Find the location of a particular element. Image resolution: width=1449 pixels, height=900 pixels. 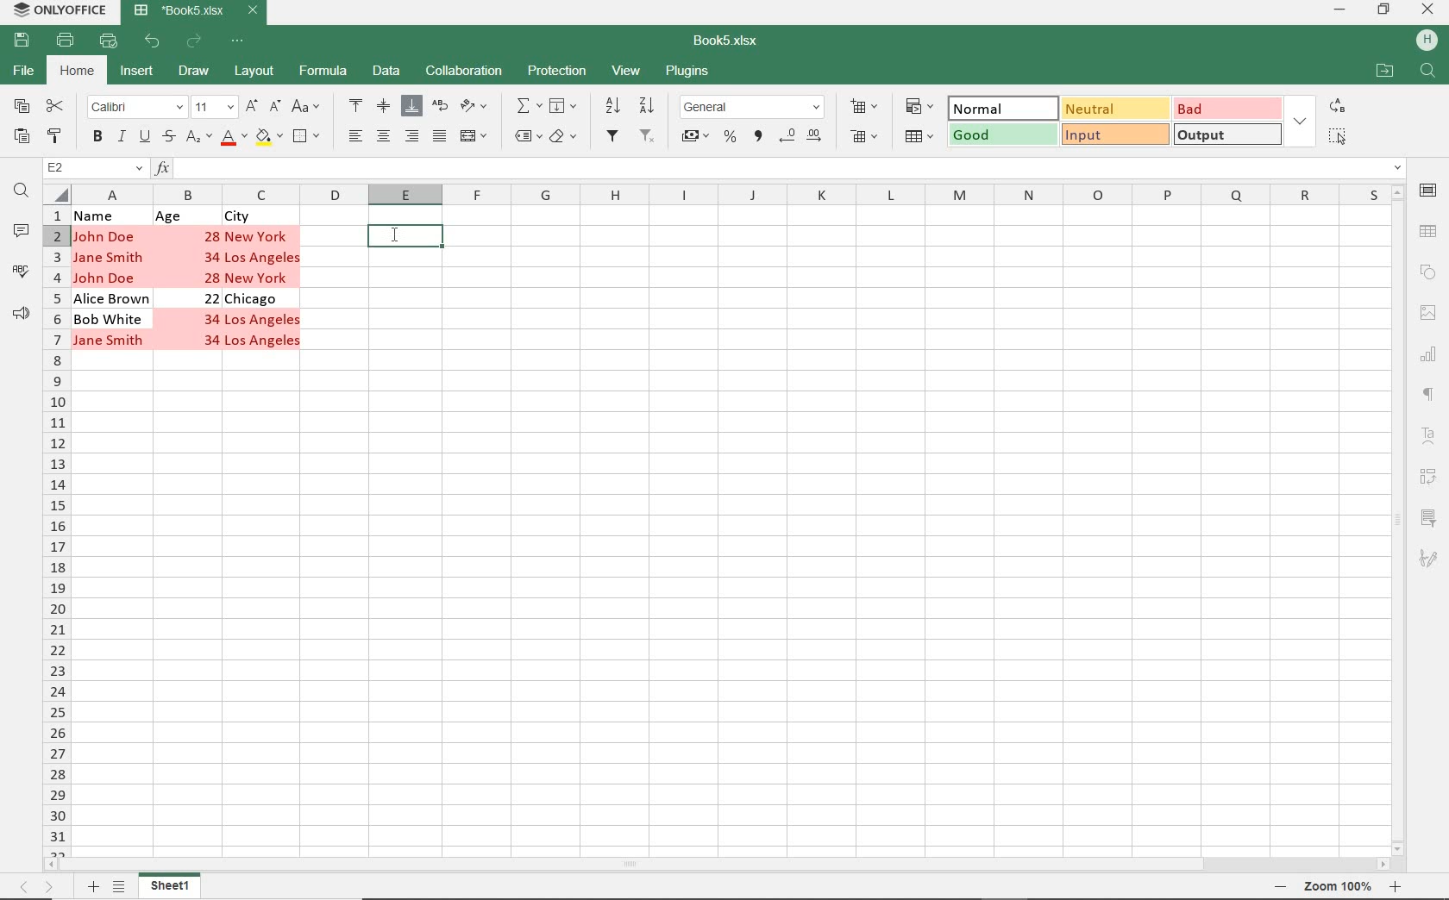

FILL is located at coordinates (563, 105).